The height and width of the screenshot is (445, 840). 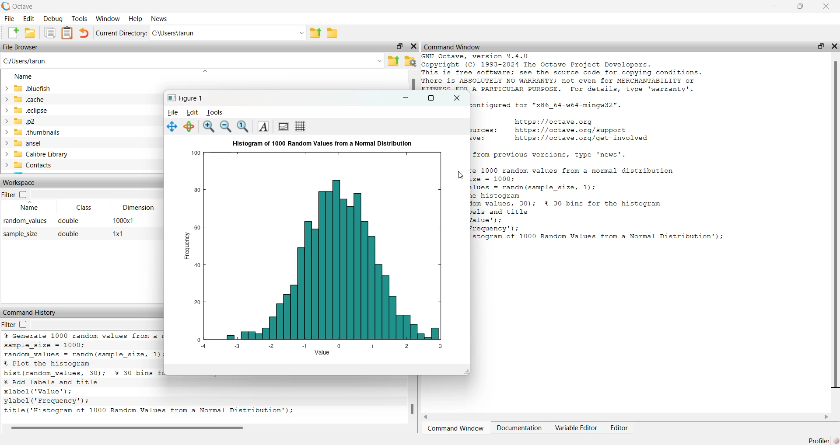 What do you see at coordinates (413, 47) in the screenshot?
I see `close` at bounding box center [413, 47].